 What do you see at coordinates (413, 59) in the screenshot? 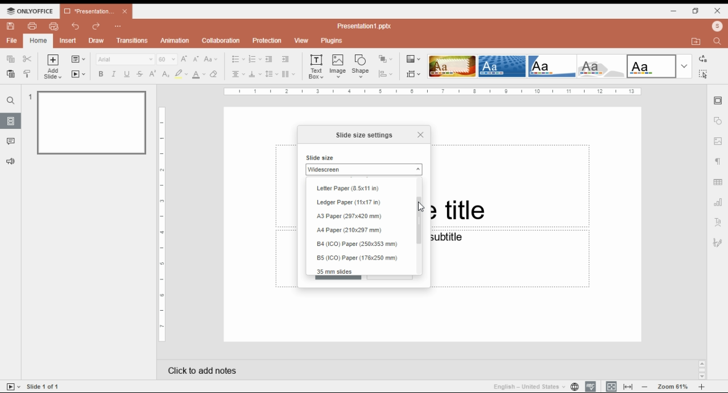
I see `change color theme` at bounding box center [413, 59].